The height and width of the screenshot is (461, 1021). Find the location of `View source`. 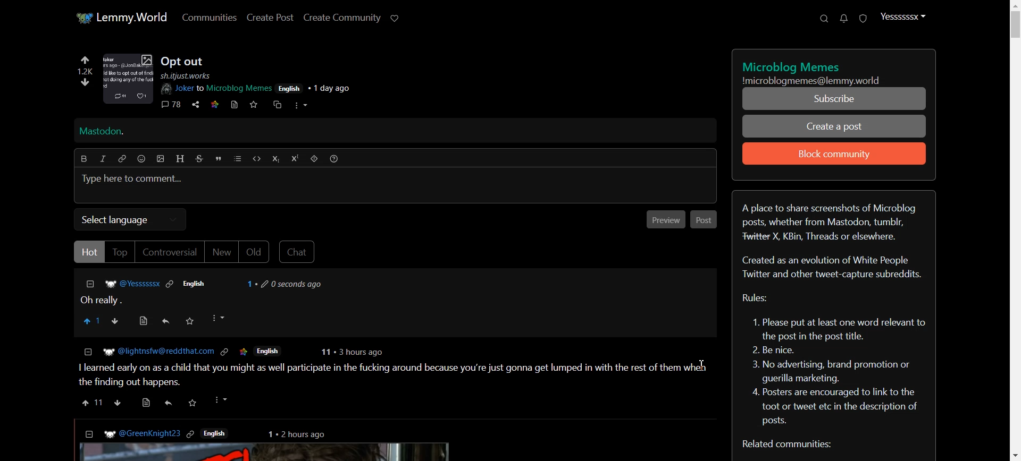

View source is located at coordinates (144, 321).